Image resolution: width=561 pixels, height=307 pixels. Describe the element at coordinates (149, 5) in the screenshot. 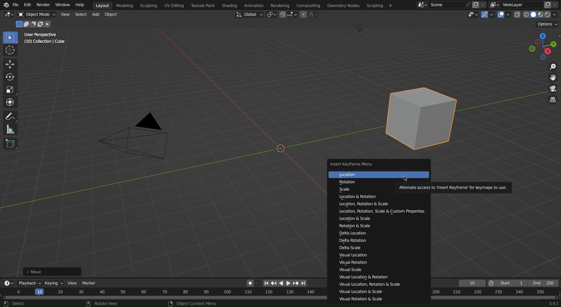

I see `Sculpting` at that location.